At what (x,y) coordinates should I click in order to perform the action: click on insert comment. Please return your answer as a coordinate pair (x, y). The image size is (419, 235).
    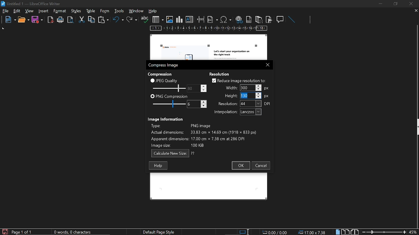
    Looking at the image, I should click on (281, 19).